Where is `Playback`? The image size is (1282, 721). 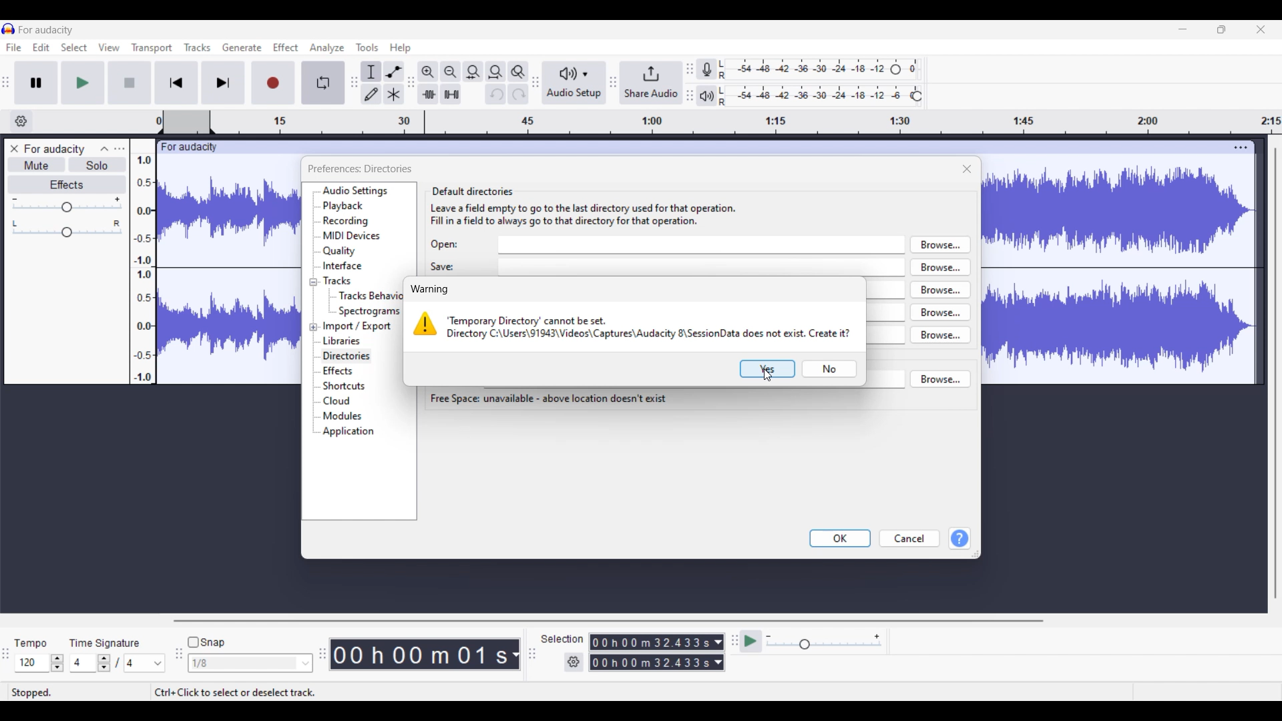 Playback is located at coordinates (344, 206).